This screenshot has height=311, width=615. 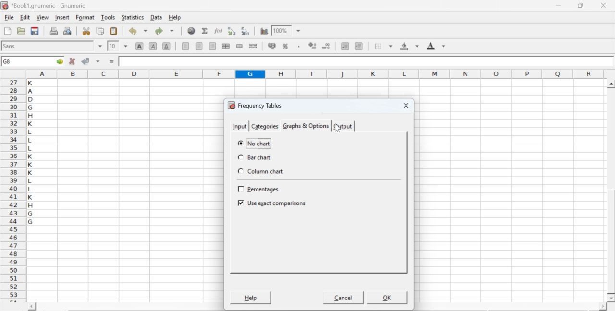 What do you see at coordinates (157, 17) in the screenshot?
I see `data` at bounding box center [157, 17].